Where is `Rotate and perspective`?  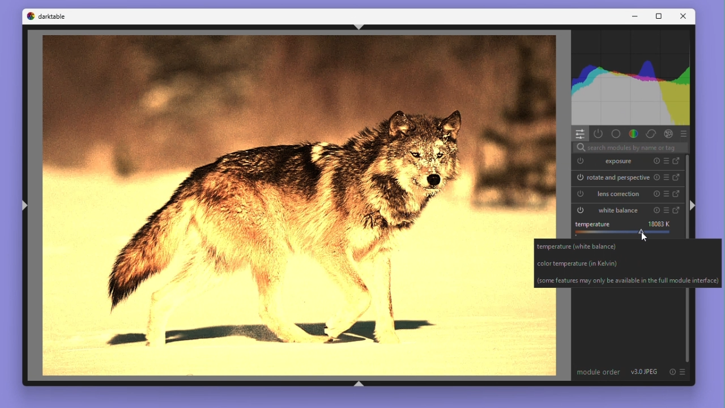 Rotate and perspective is located at coordinates (613, 178).